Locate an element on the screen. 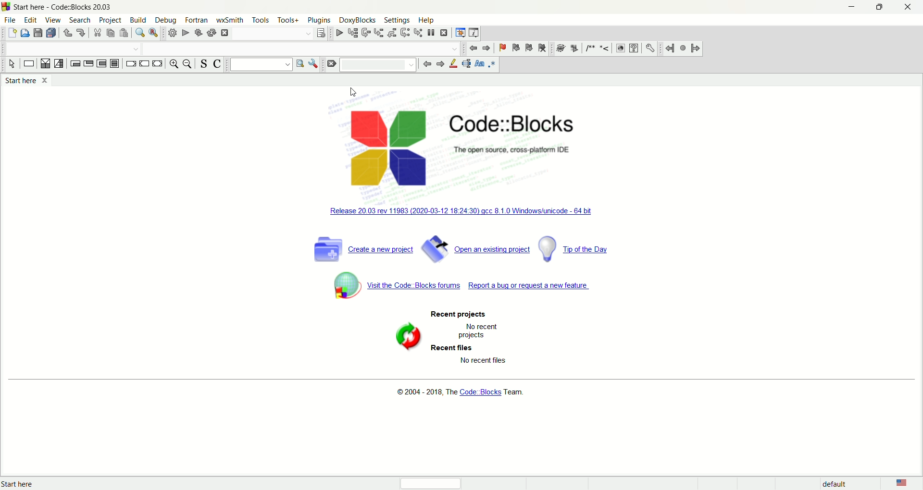  break instruction is located at coordinates (130, 63).